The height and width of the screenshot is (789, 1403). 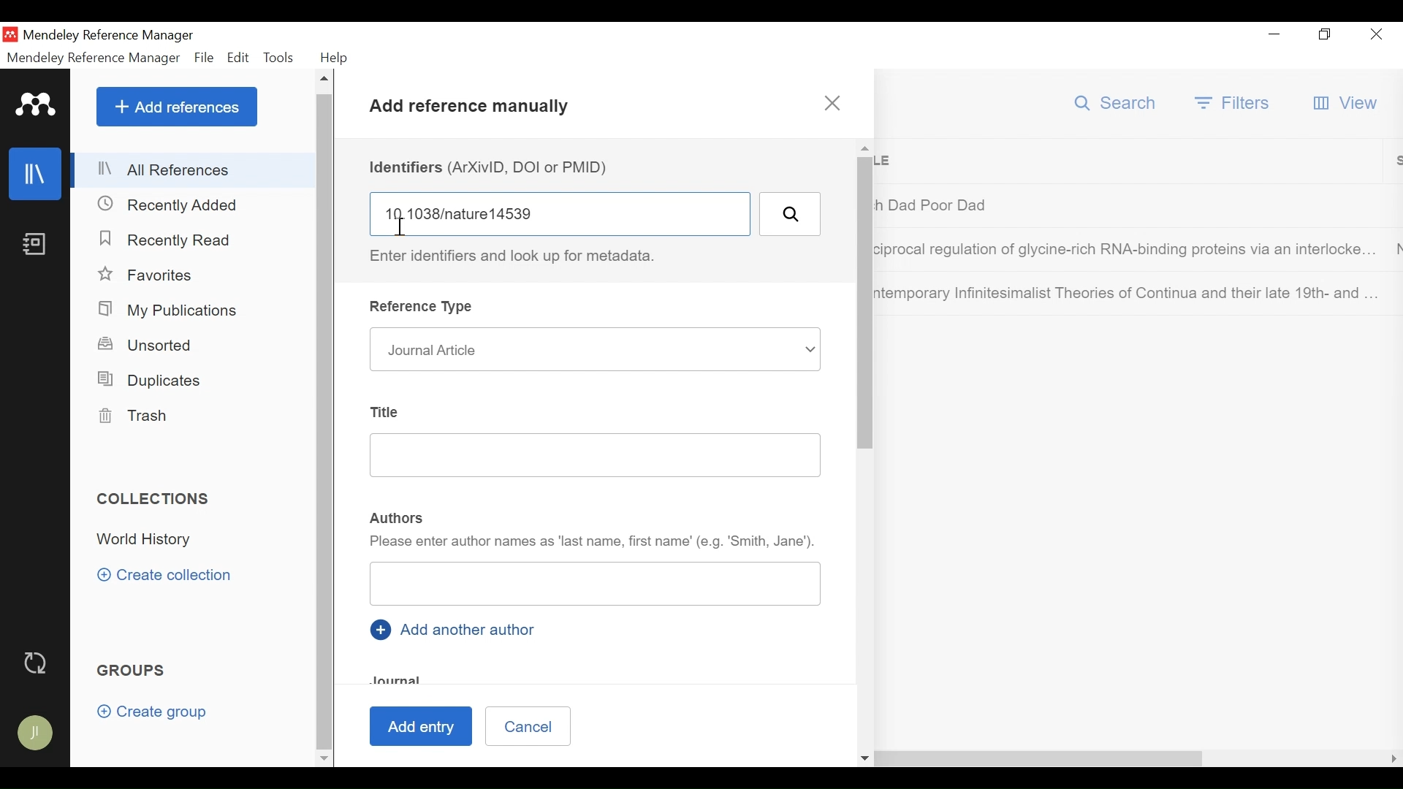 What do you see at coordinates (326, 80) in the screenshot?
I see `Scroll up` at bounding box center [326, 80].